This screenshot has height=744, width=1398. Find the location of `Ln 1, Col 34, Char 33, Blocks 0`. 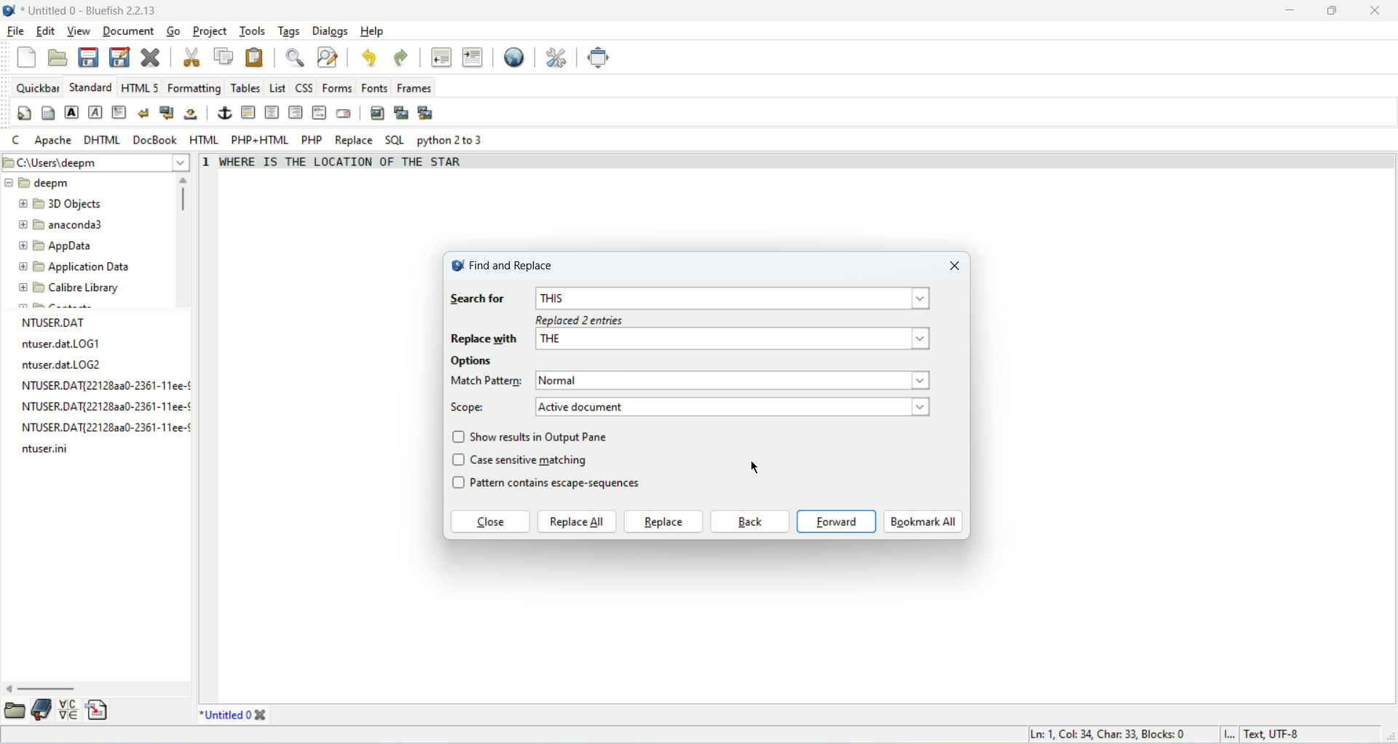

Ln 1, Col 34, Char 33, Blocks 0 is located at coordinates (1115, 735).